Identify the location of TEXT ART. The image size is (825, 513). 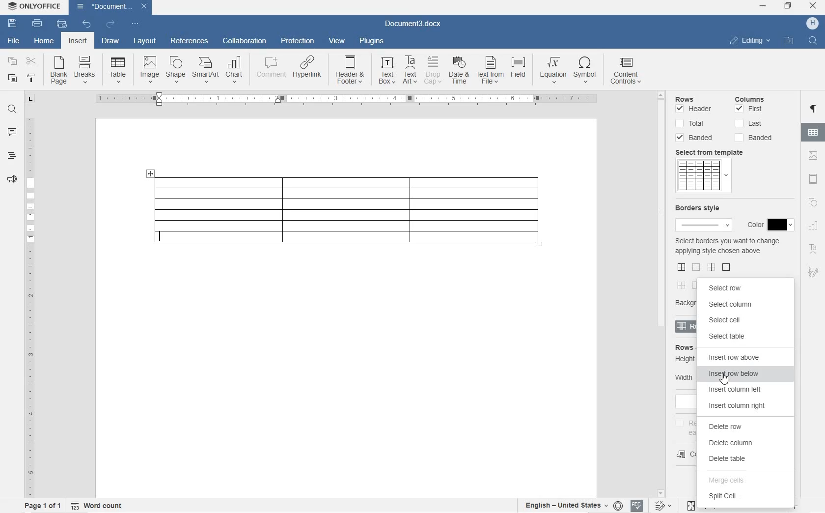
(814, 249).